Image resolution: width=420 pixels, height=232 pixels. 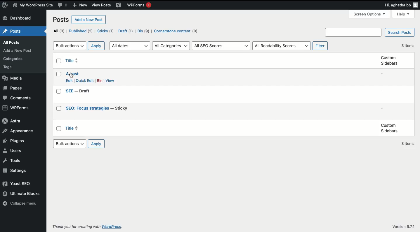 I want to click on Draft, so click(x=126, y=31).